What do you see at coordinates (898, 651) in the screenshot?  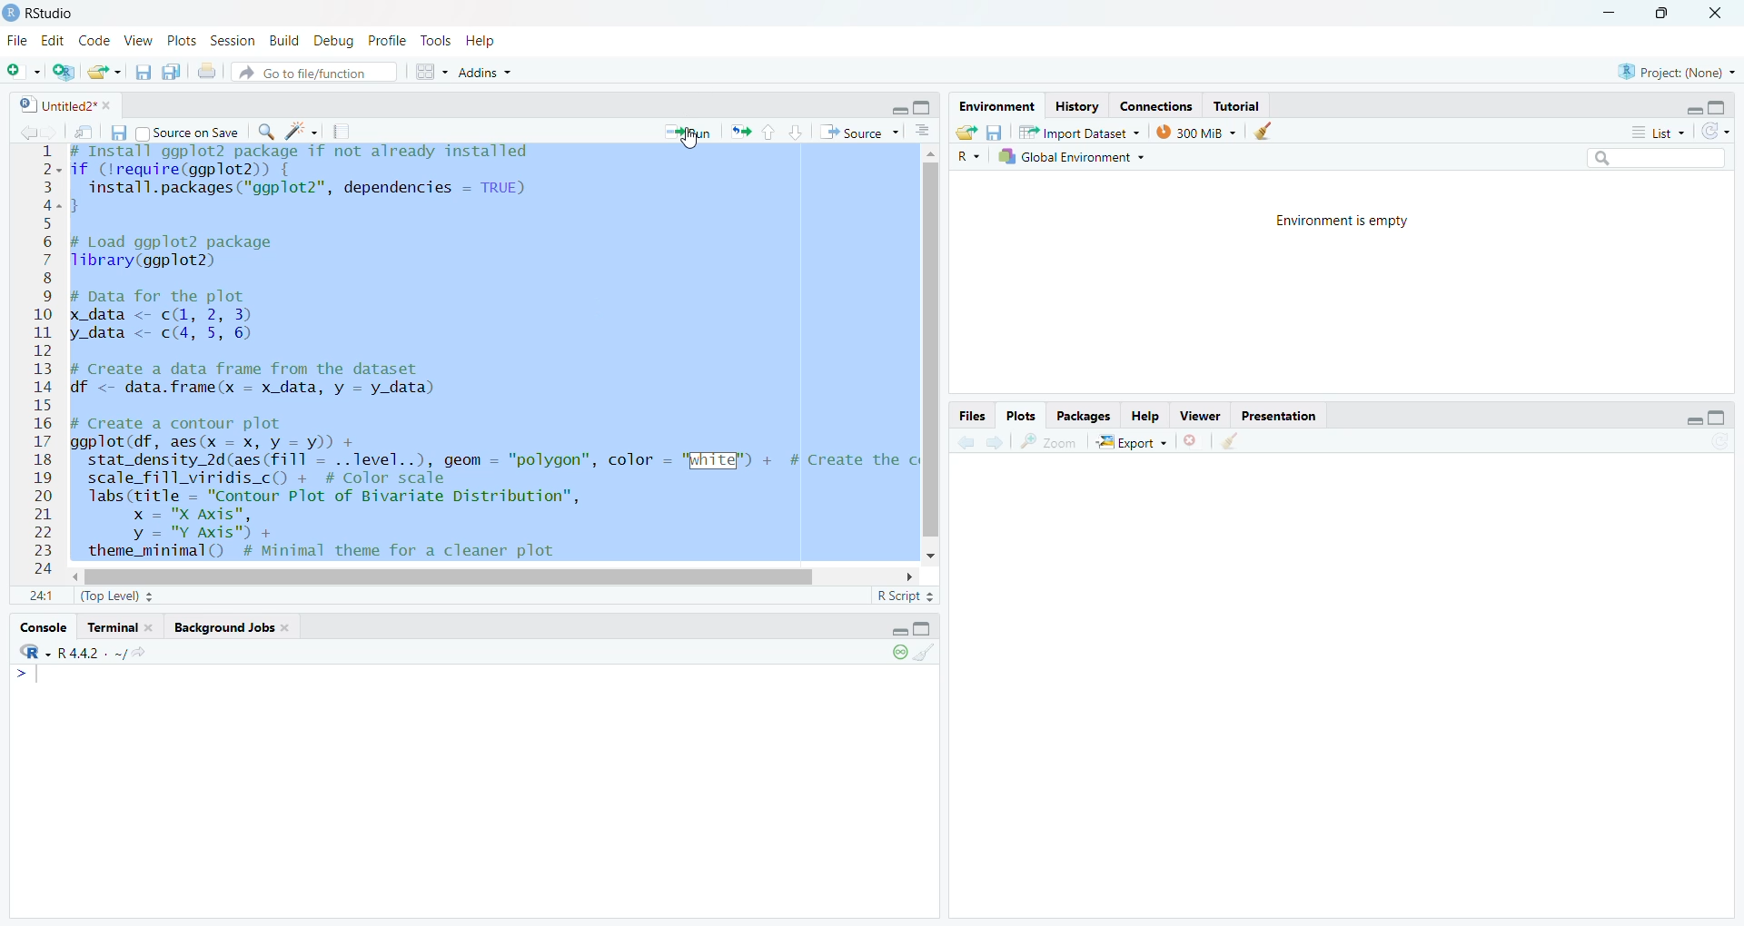 I see `paused console` at bounding box center [898, 651].